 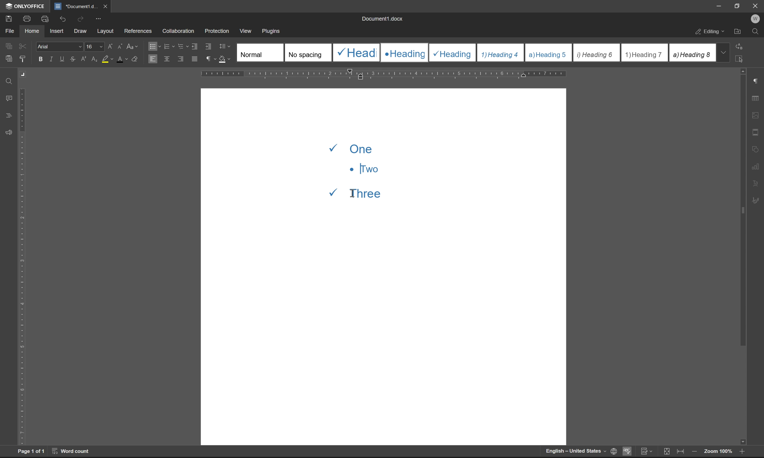 I want to click on image settings, so click(x=755, y=114).